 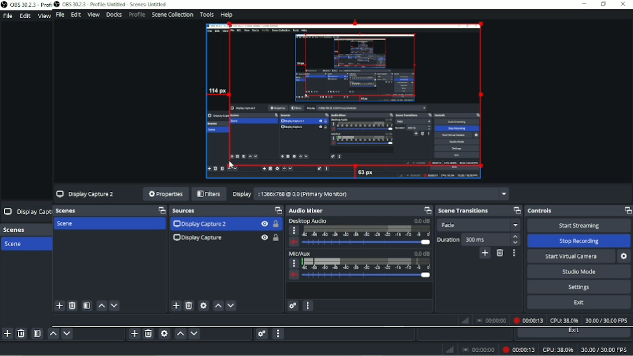 I want to click on settings, so click(x=205, y=307).